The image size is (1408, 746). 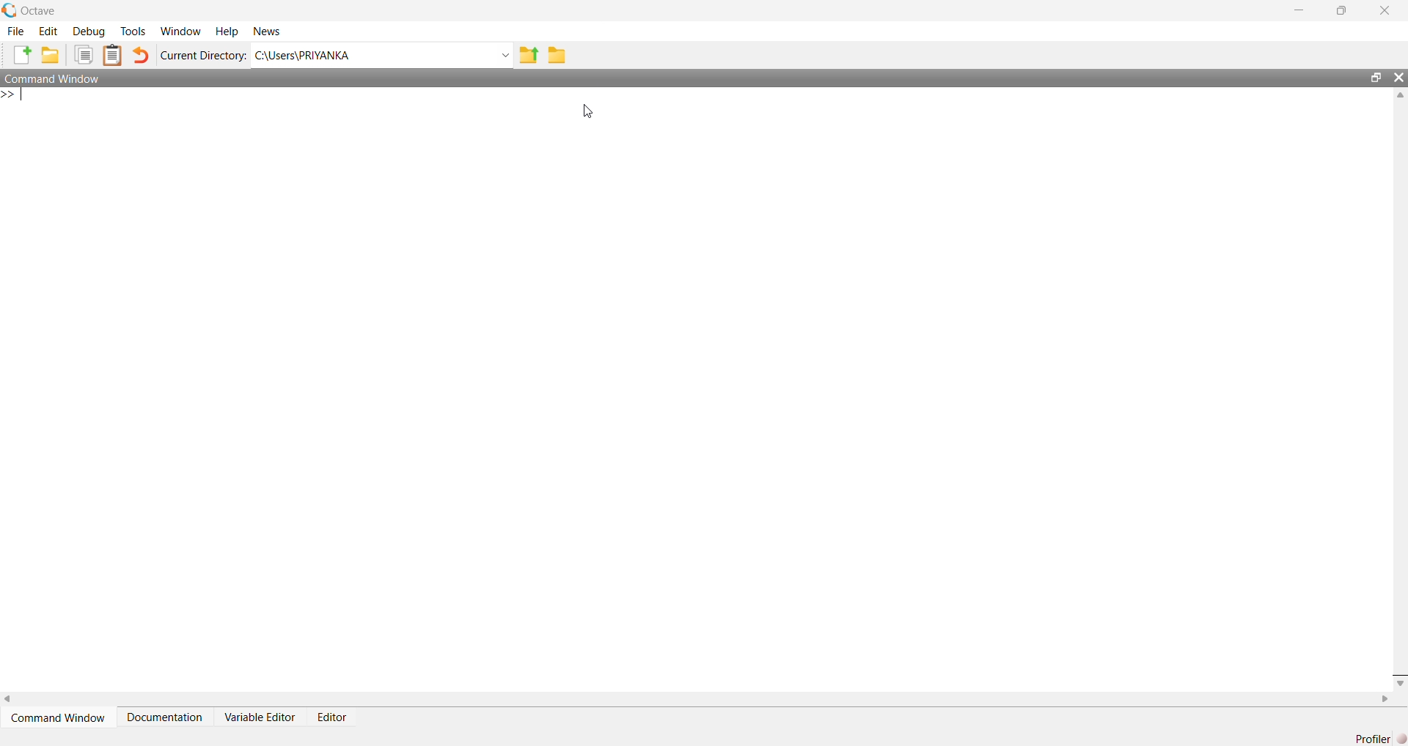 I want to click on Command Window, so click(x=681, y=78).